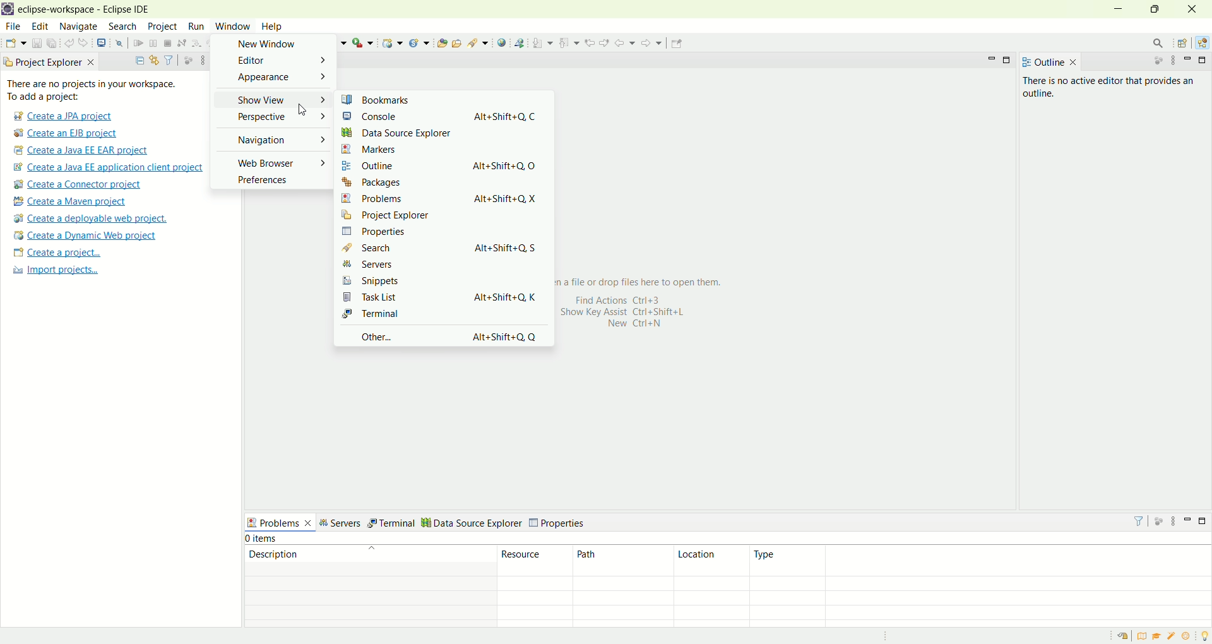 Image resolution: width=1212 pixels, height=644 pixels. What do you see at coordinates (82, 184) in the screenshot?
I see `create a connector project` at bounding box center [82, 184].